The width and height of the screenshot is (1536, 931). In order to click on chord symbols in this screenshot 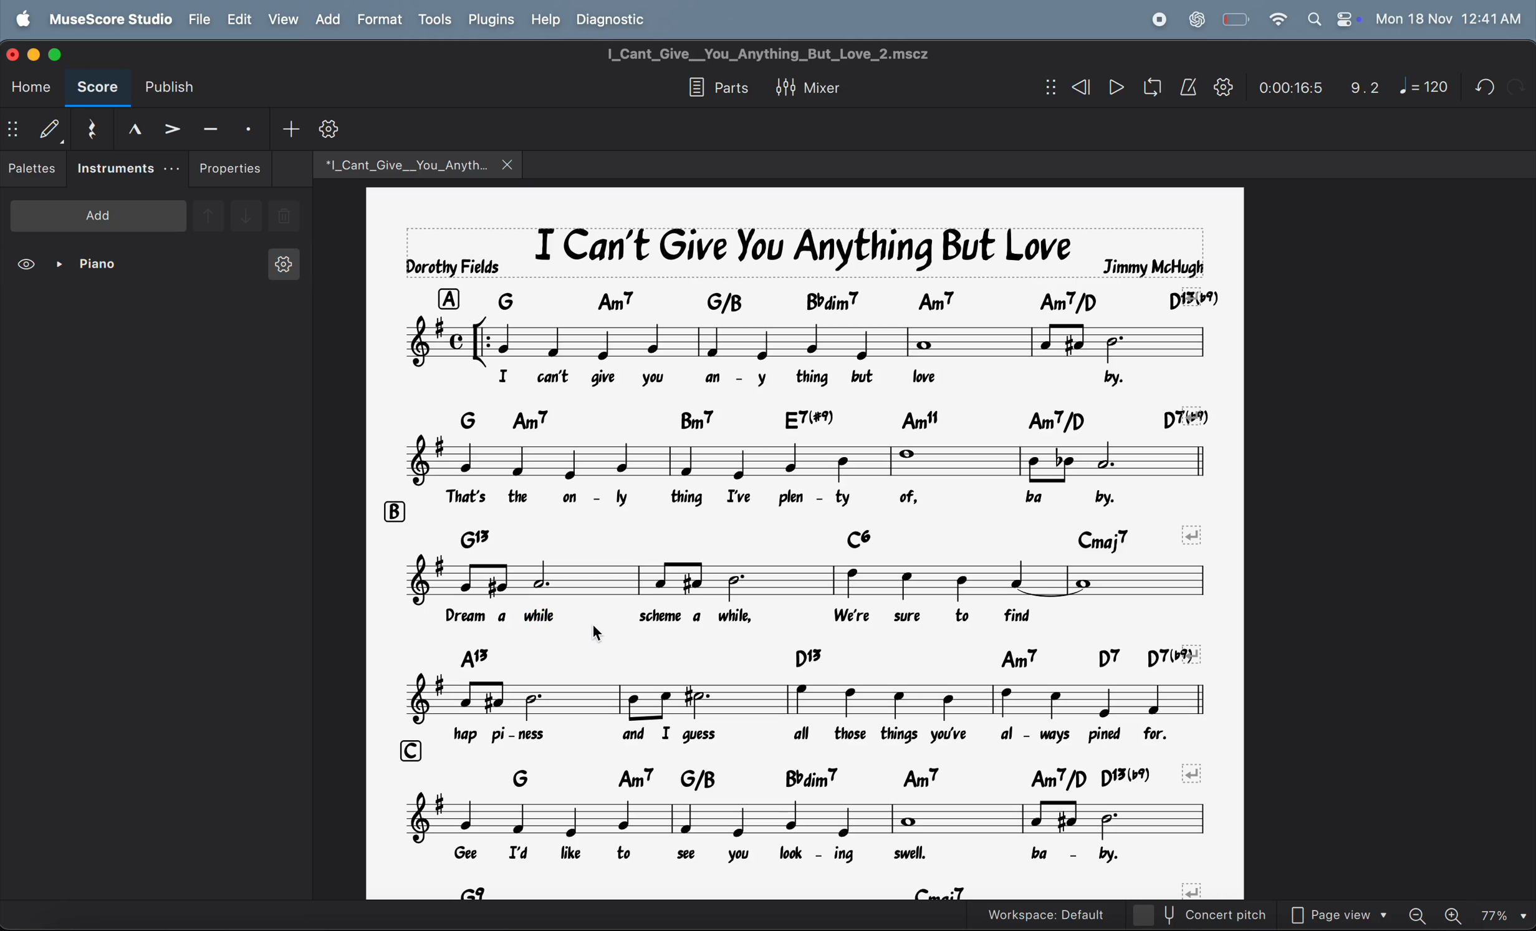, I will do `click(839, 657)`.